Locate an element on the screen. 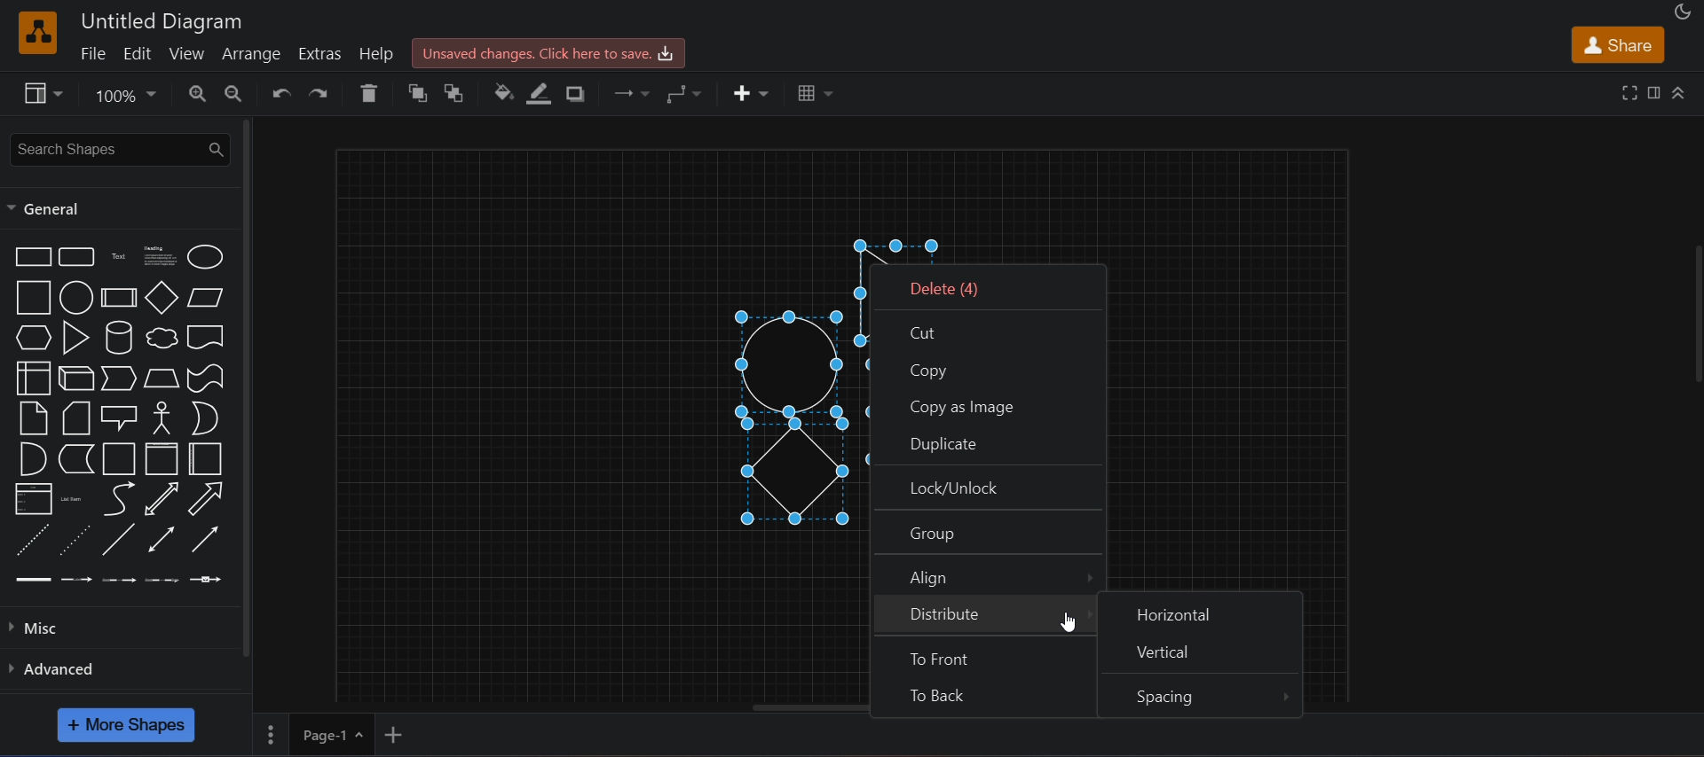 The image size is (1704, 757). untitled diagram is located at coordinates (163, 20).